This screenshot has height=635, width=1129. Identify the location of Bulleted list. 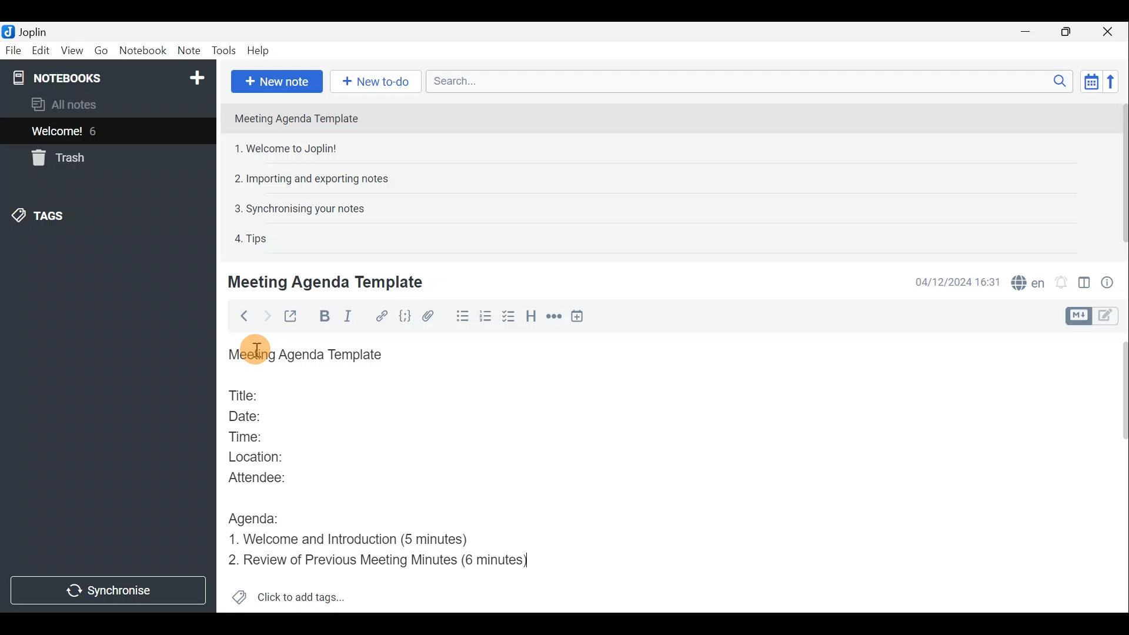
(462, 316).